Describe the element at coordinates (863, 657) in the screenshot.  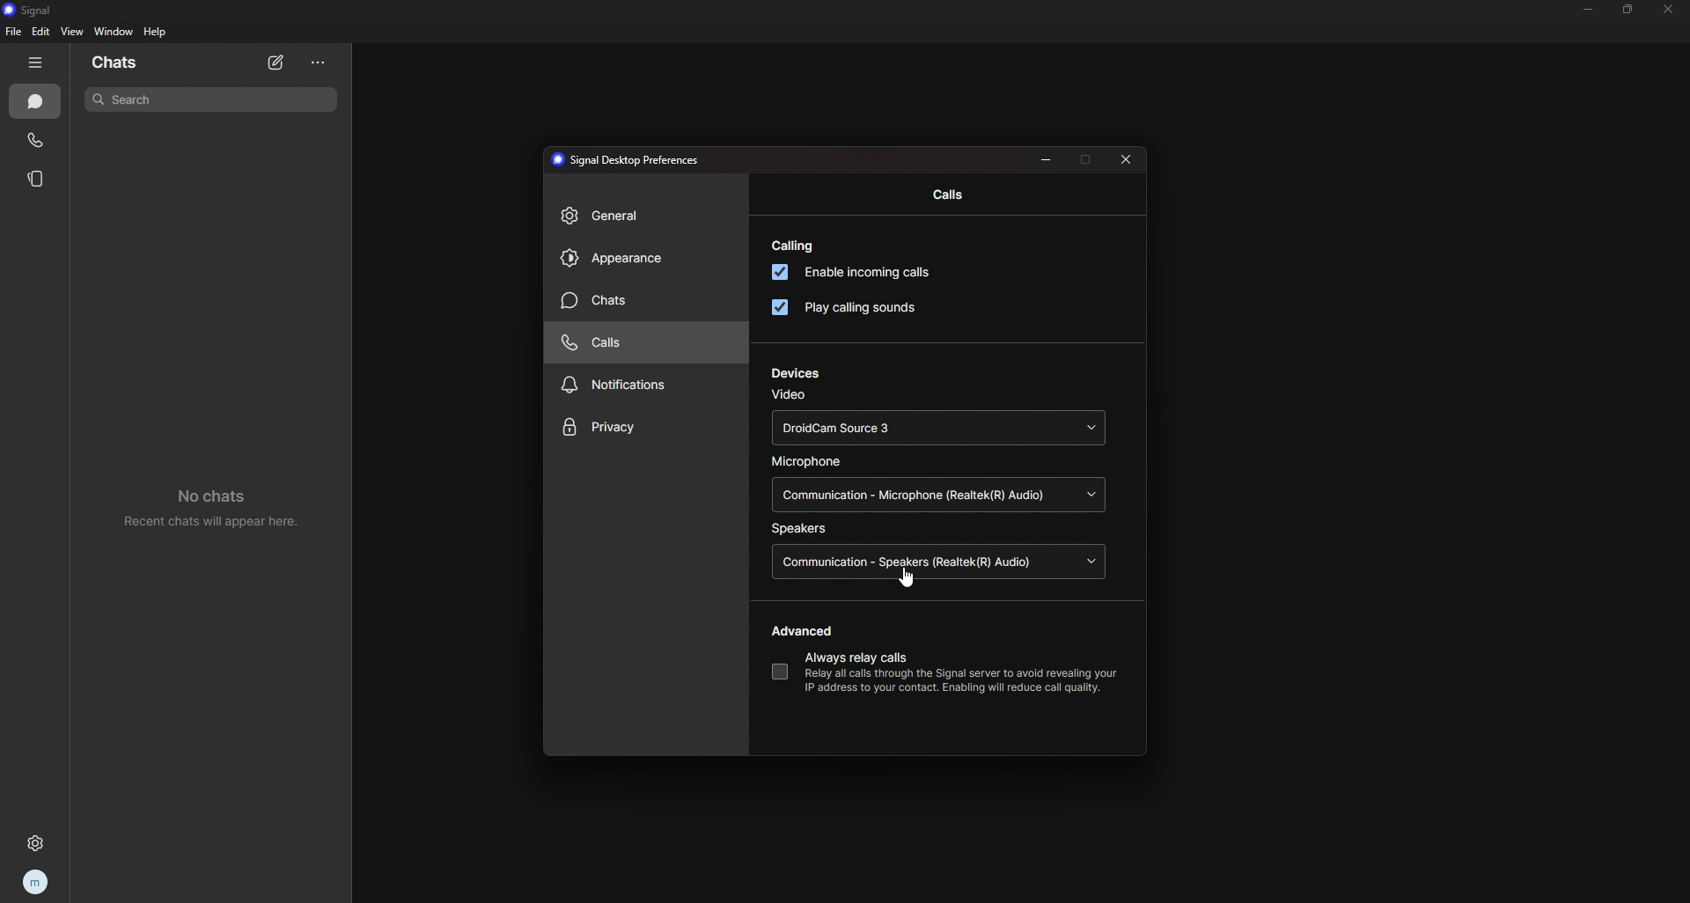
I see `always relay calls` at that location.